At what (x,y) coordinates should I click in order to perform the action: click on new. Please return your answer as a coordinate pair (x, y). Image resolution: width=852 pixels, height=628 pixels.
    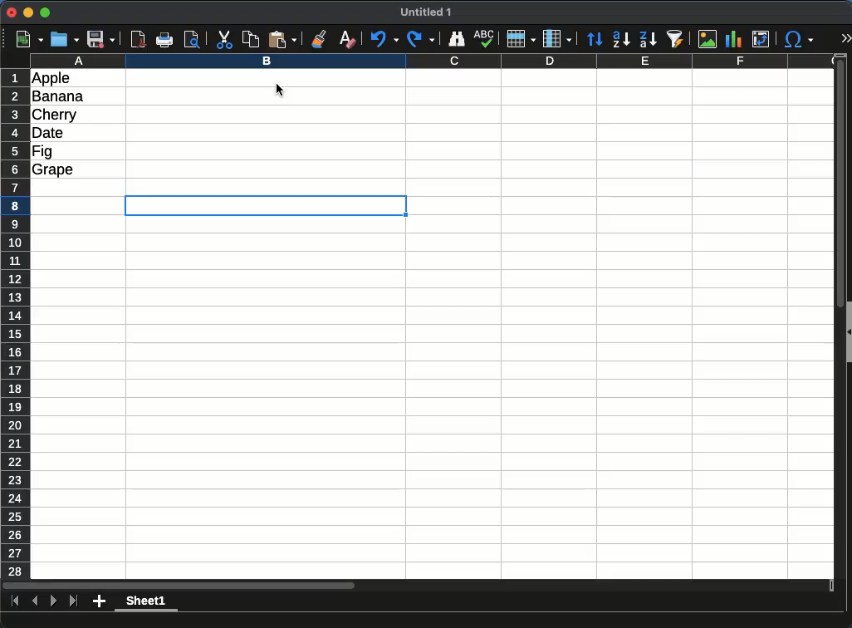
    Looking at the image, I should click on (30, 40).